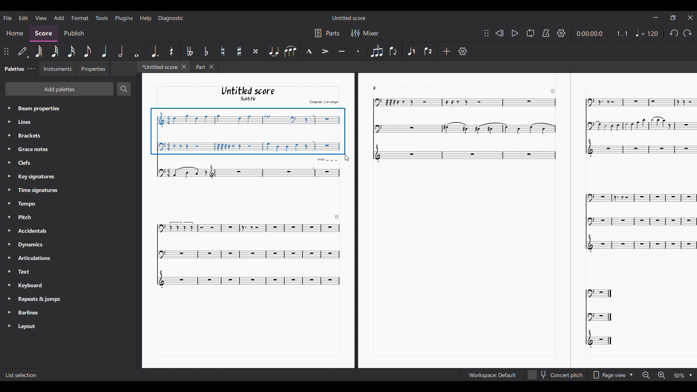 Image resolution: width=697 pixels, height=392 pixels. What do you see at coordinates (41, 18) in the screenshot?
I see `View ` at bounding box center [41, 18].